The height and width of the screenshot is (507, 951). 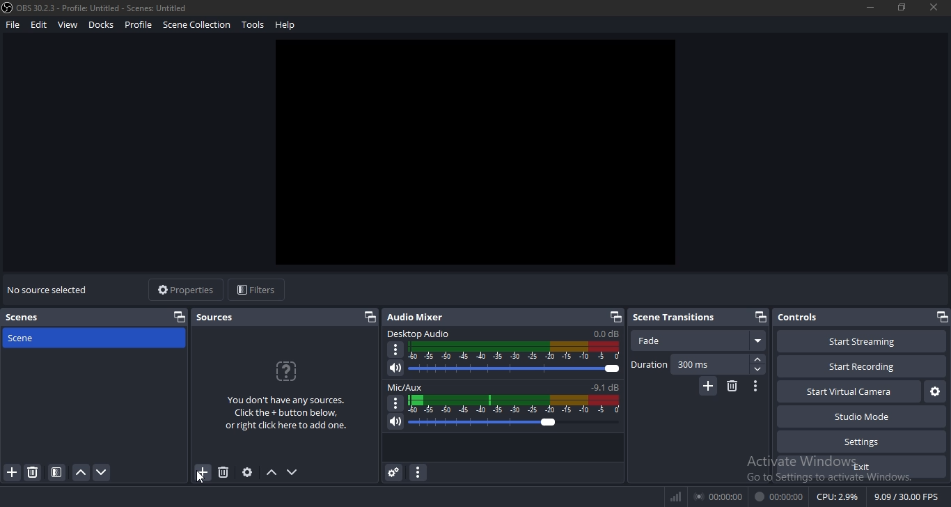 What do you see at coordinates (902, 7) in the screenshot?
I see `restore windows` at bounding box center [902, 7].